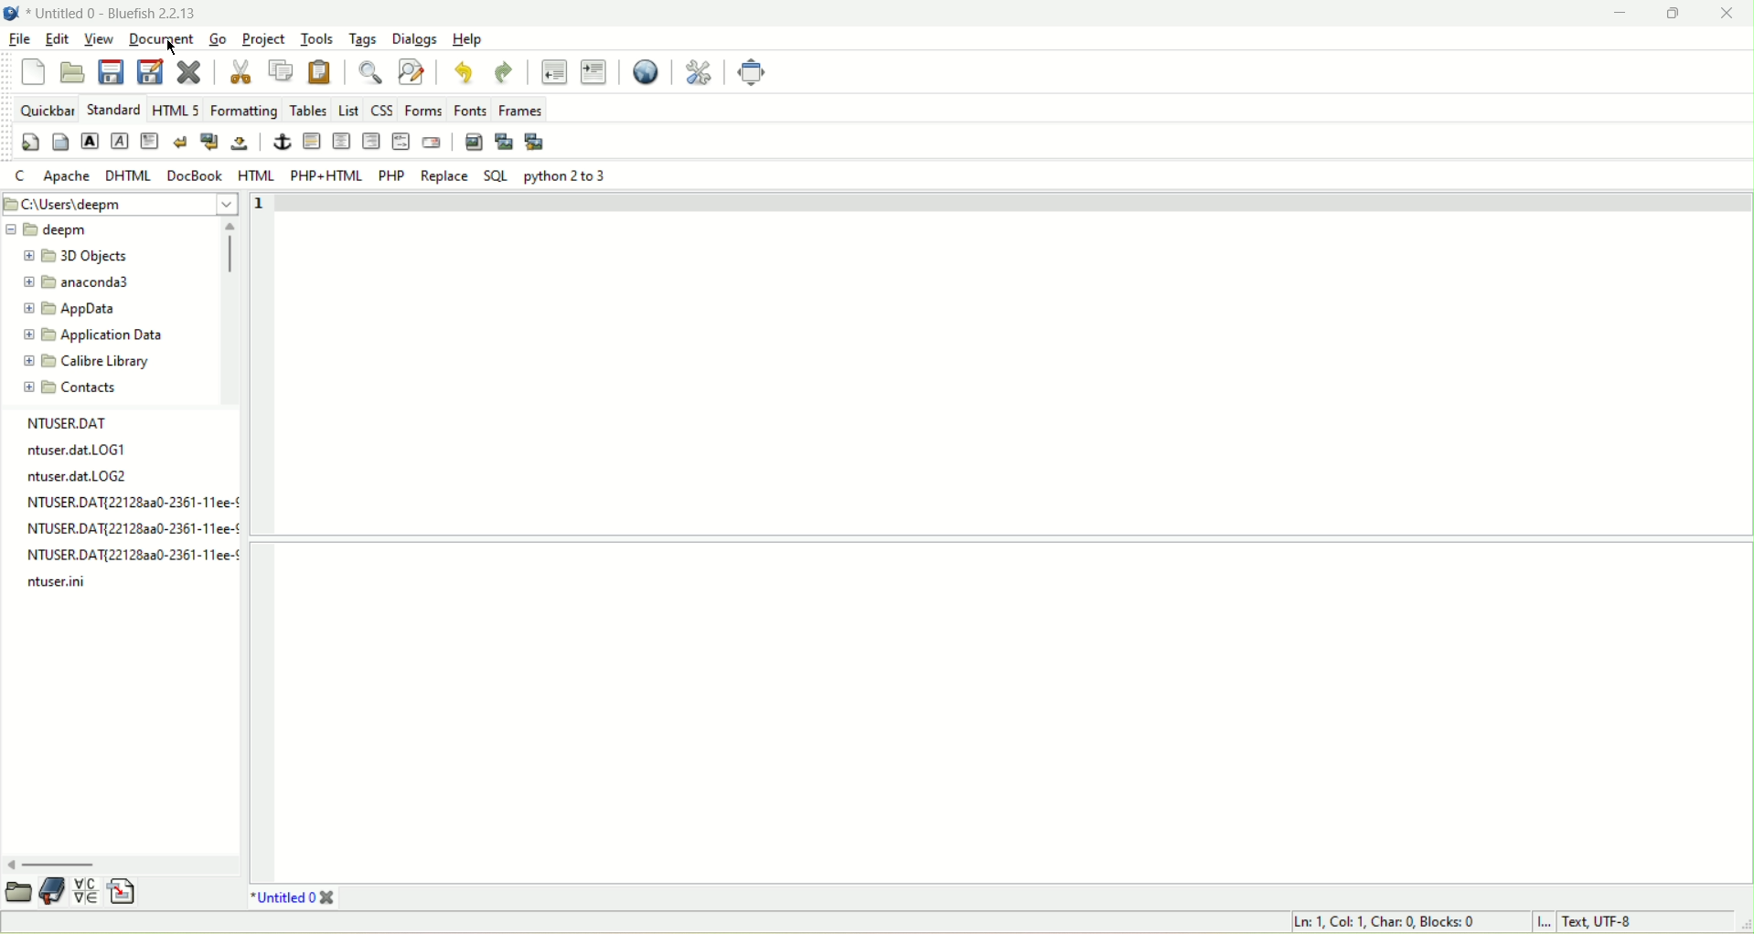 The width and height of the screenshot is (1754, 934). Describe the element at coordinates (371, 72) in the screenshot. I see `find` at that location.